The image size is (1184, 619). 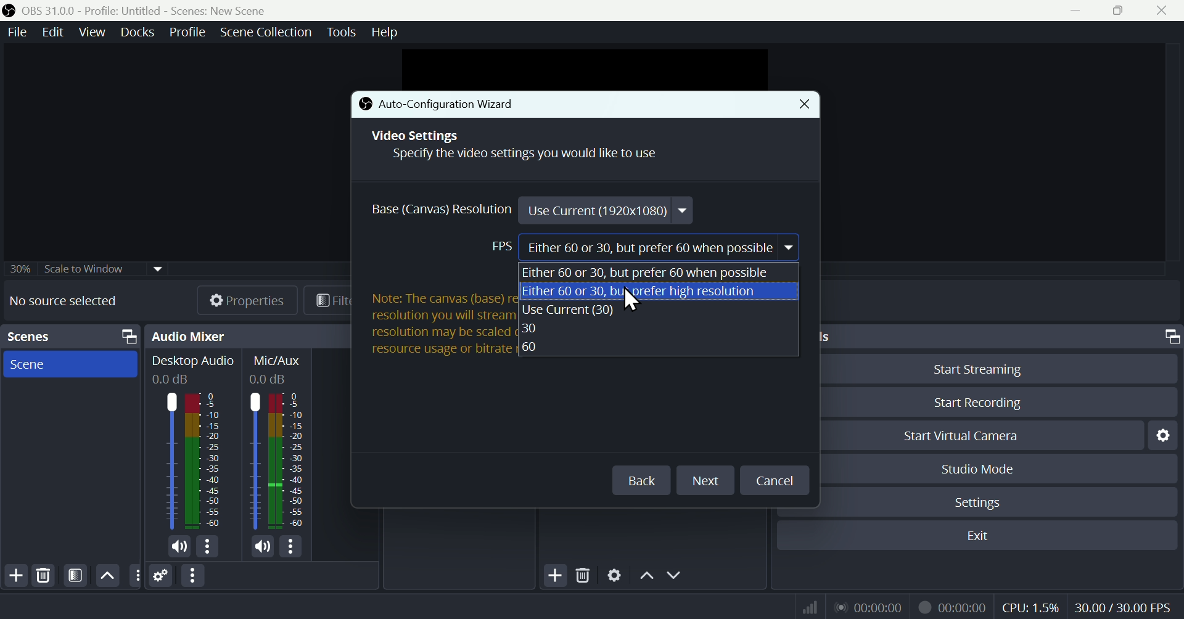 What do you see at coordinates (1164, 10) in the screenshot?
I see `close` at bounding box center [1164, 10].